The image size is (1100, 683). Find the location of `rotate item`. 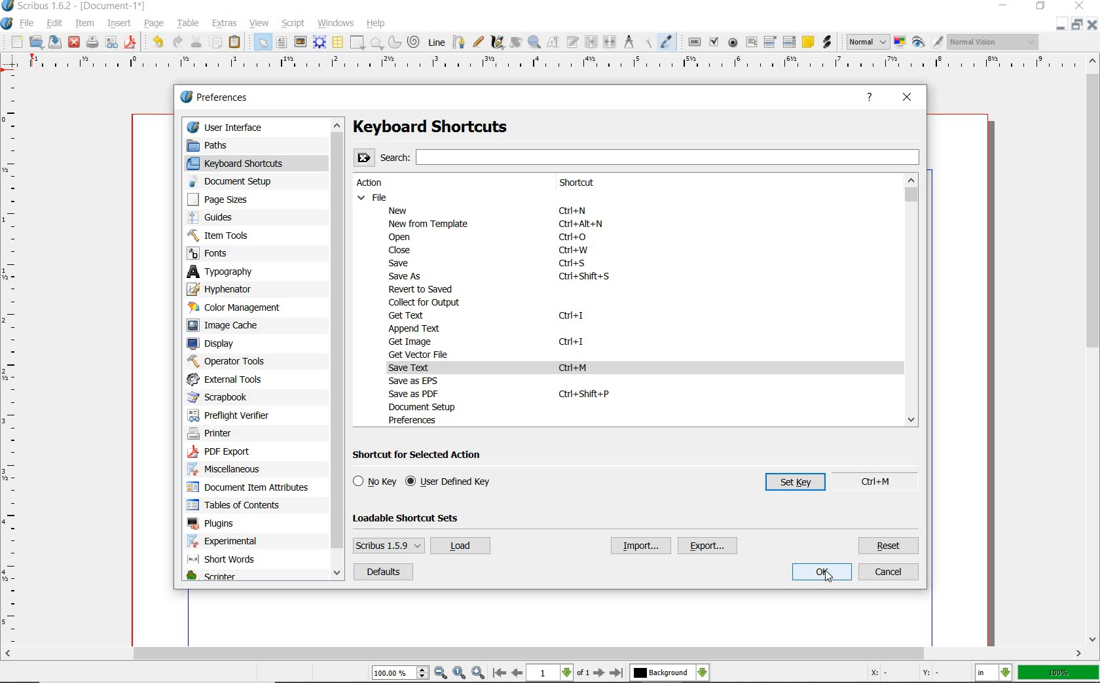

rotate item is located at coordinates (516, 43).